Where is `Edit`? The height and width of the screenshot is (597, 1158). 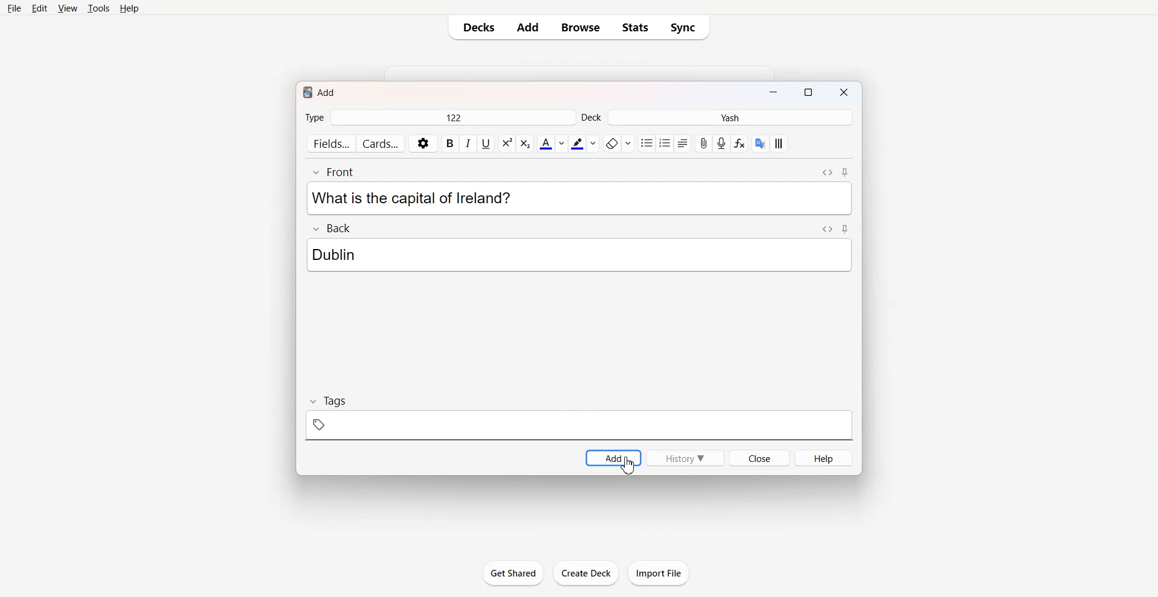 Edit is located at coordinates (39, 9).